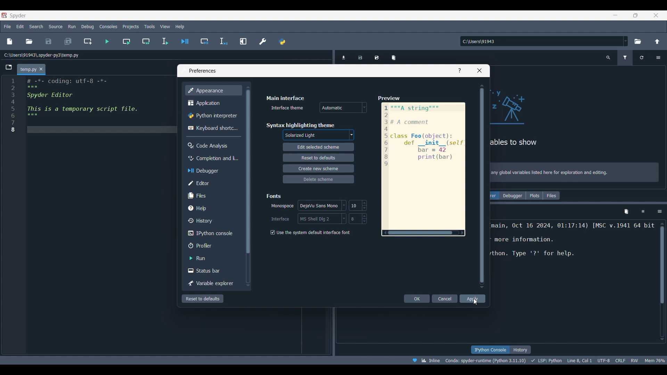 The image size is (667, 375). I want to click on Edit menu, so click(20, 26).